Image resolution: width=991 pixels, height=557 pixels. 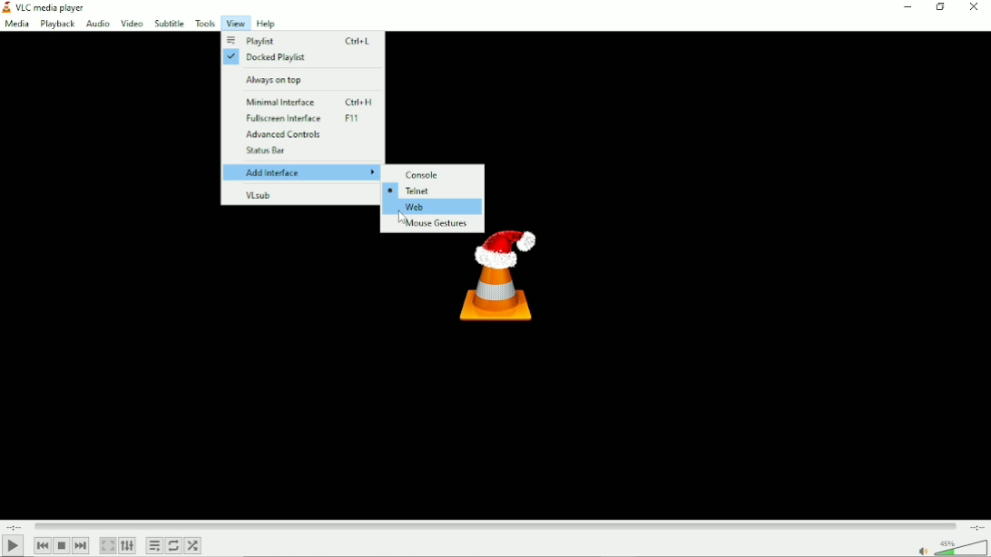 What do you see at coordinates (204, 24) in the screenshot?
I see `Tools` at bounding box center [204, 24].